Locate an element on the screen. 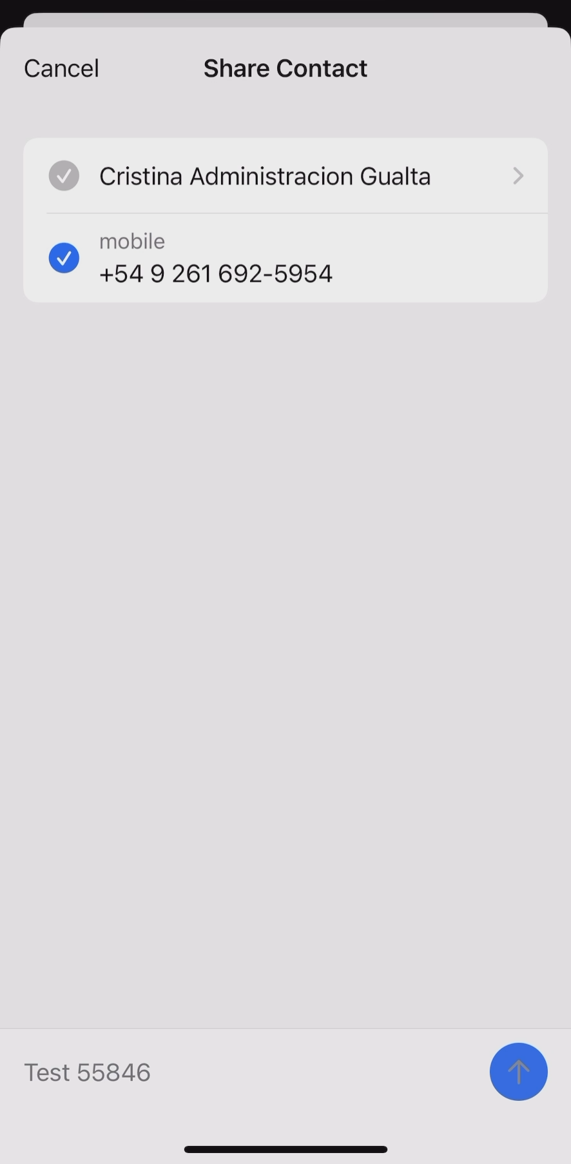 The width and height of the screenshot is (571, 1164). contact card is located at coordinates (285, 216).